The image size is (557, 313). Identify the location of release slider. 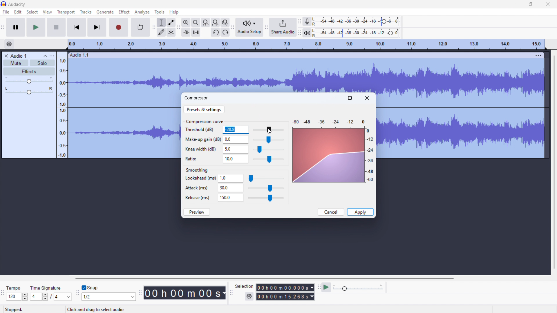
(265, 198).